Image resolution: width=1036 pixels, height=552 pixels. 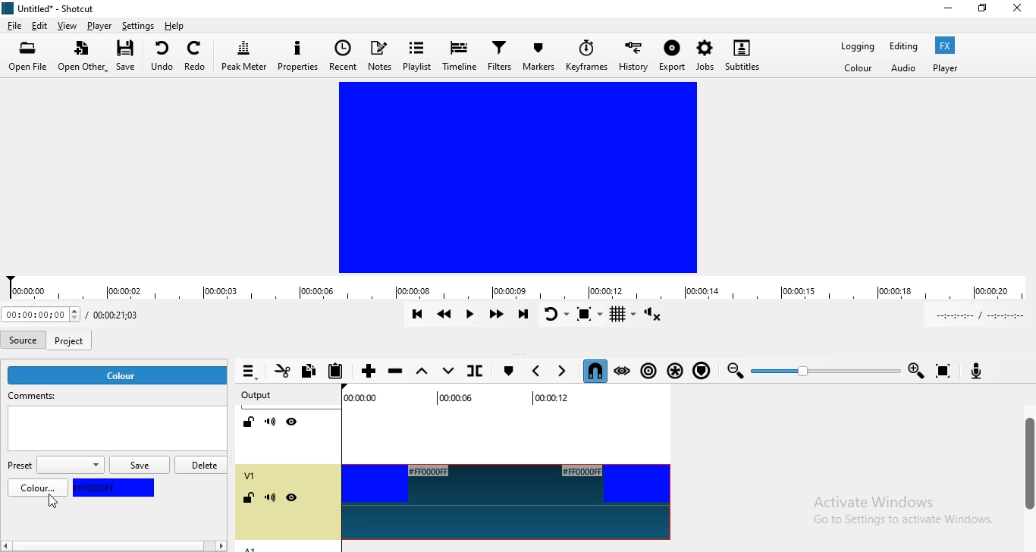 What do you see at coordinates (672, 58) in the screenshot?
I see `Export` at bounding box center [672, 58].